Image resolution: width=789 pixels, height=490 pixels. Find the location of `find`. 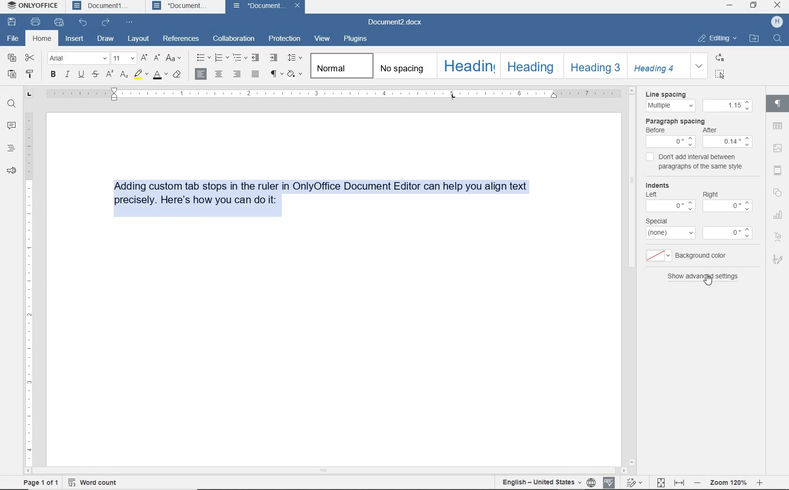

find is located at coordinates (12, 104).